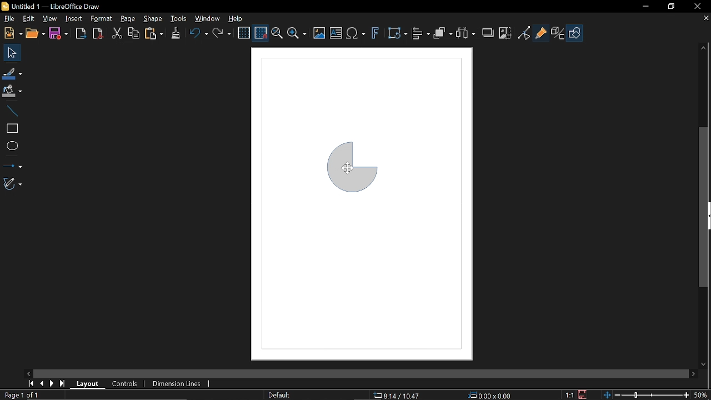 The width and height of the screenshot is (711, 400). I want to click on 1:1 (Scaling factor), so click(570, 395).